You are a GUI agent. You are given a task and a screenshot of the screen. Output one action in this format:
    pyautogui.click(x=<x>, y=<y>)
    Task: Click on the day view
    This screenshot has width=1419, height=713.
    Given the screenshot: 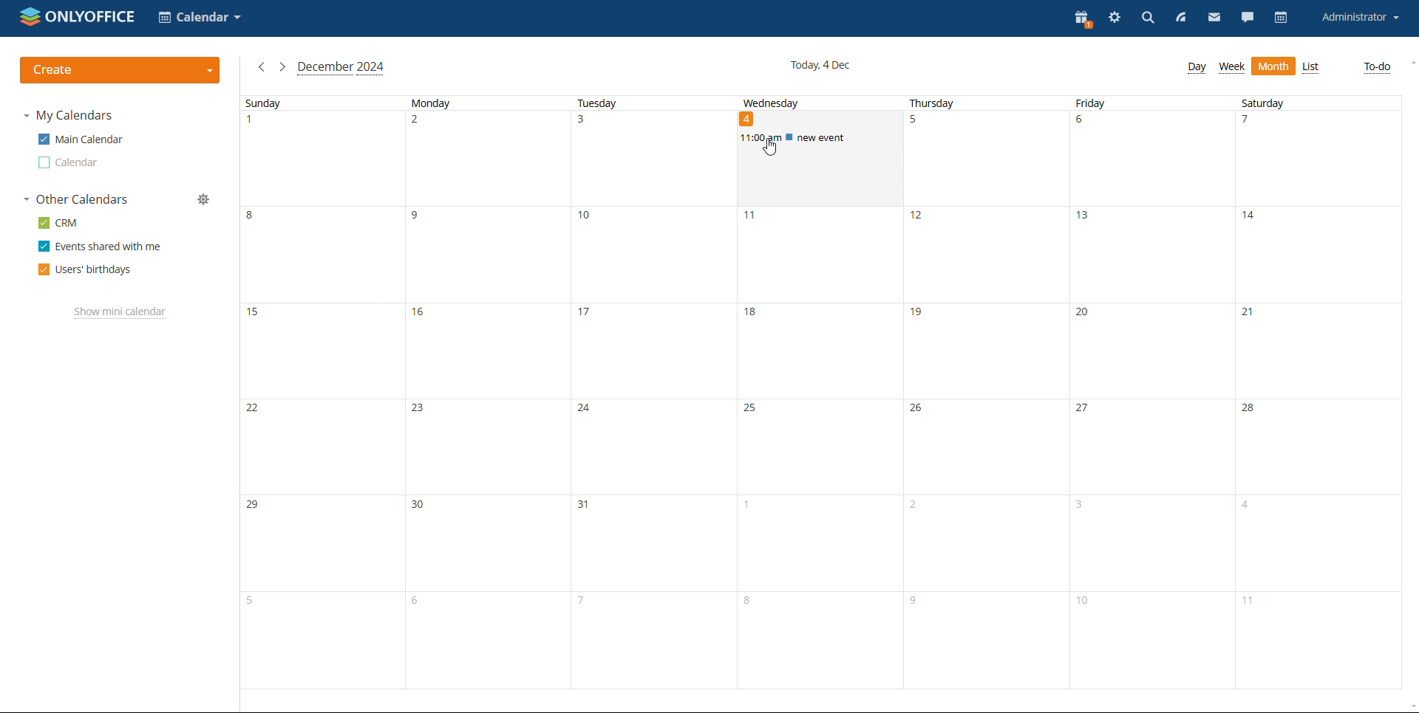 What is the action you would take?
    pyautogui.click(x=1196, y=68)
    